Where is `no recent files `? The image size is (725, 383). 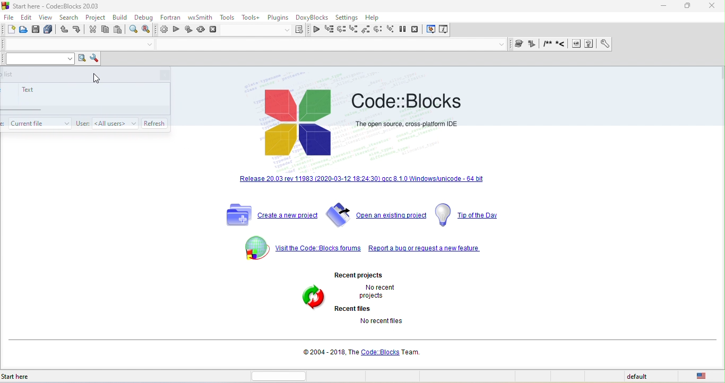 no recent files  is located at coordinates (393, 326).